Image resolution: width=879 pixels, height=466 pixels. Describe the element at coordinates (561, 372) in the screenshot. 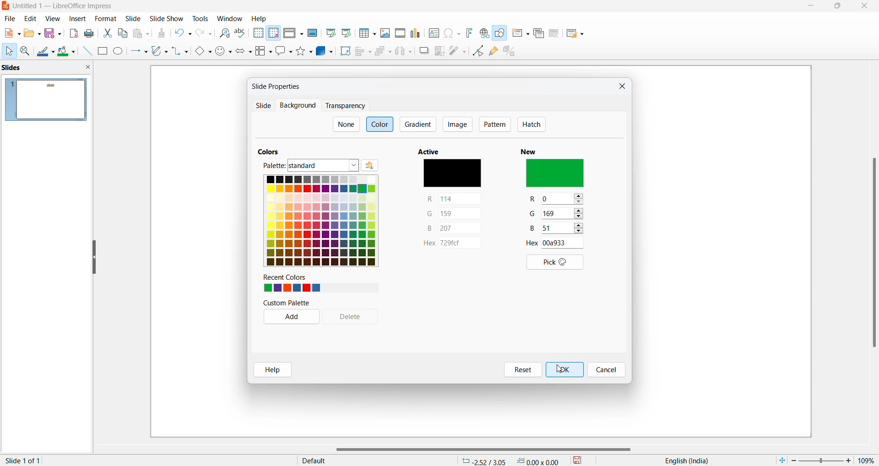

I see `cursor` at that location.